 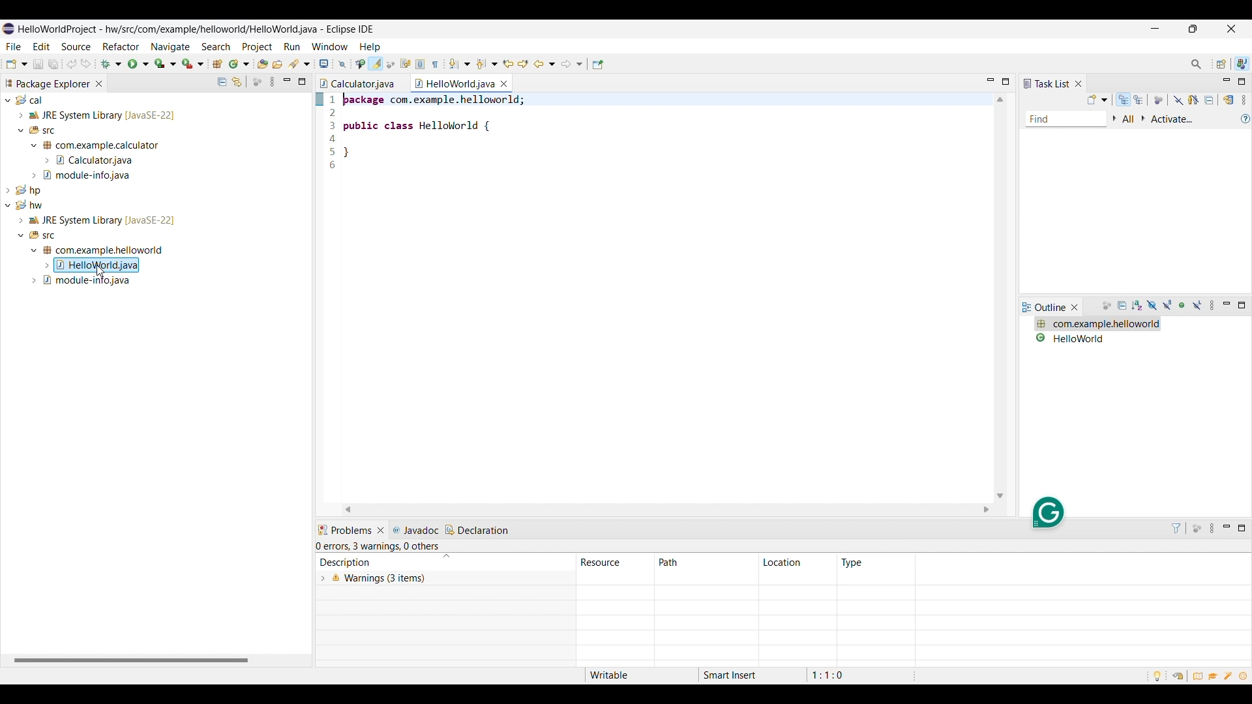 What do you see at coordinates (299, 64) in the screenshot?
I see `Search options` at bounding box center [299, 64].